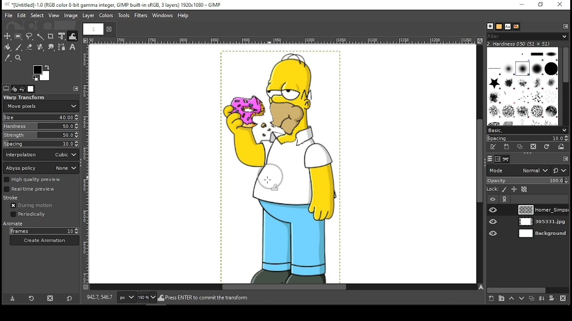 This screenshot has height=321, width=572. I want to click on paint brush tool, so click(20, 46).